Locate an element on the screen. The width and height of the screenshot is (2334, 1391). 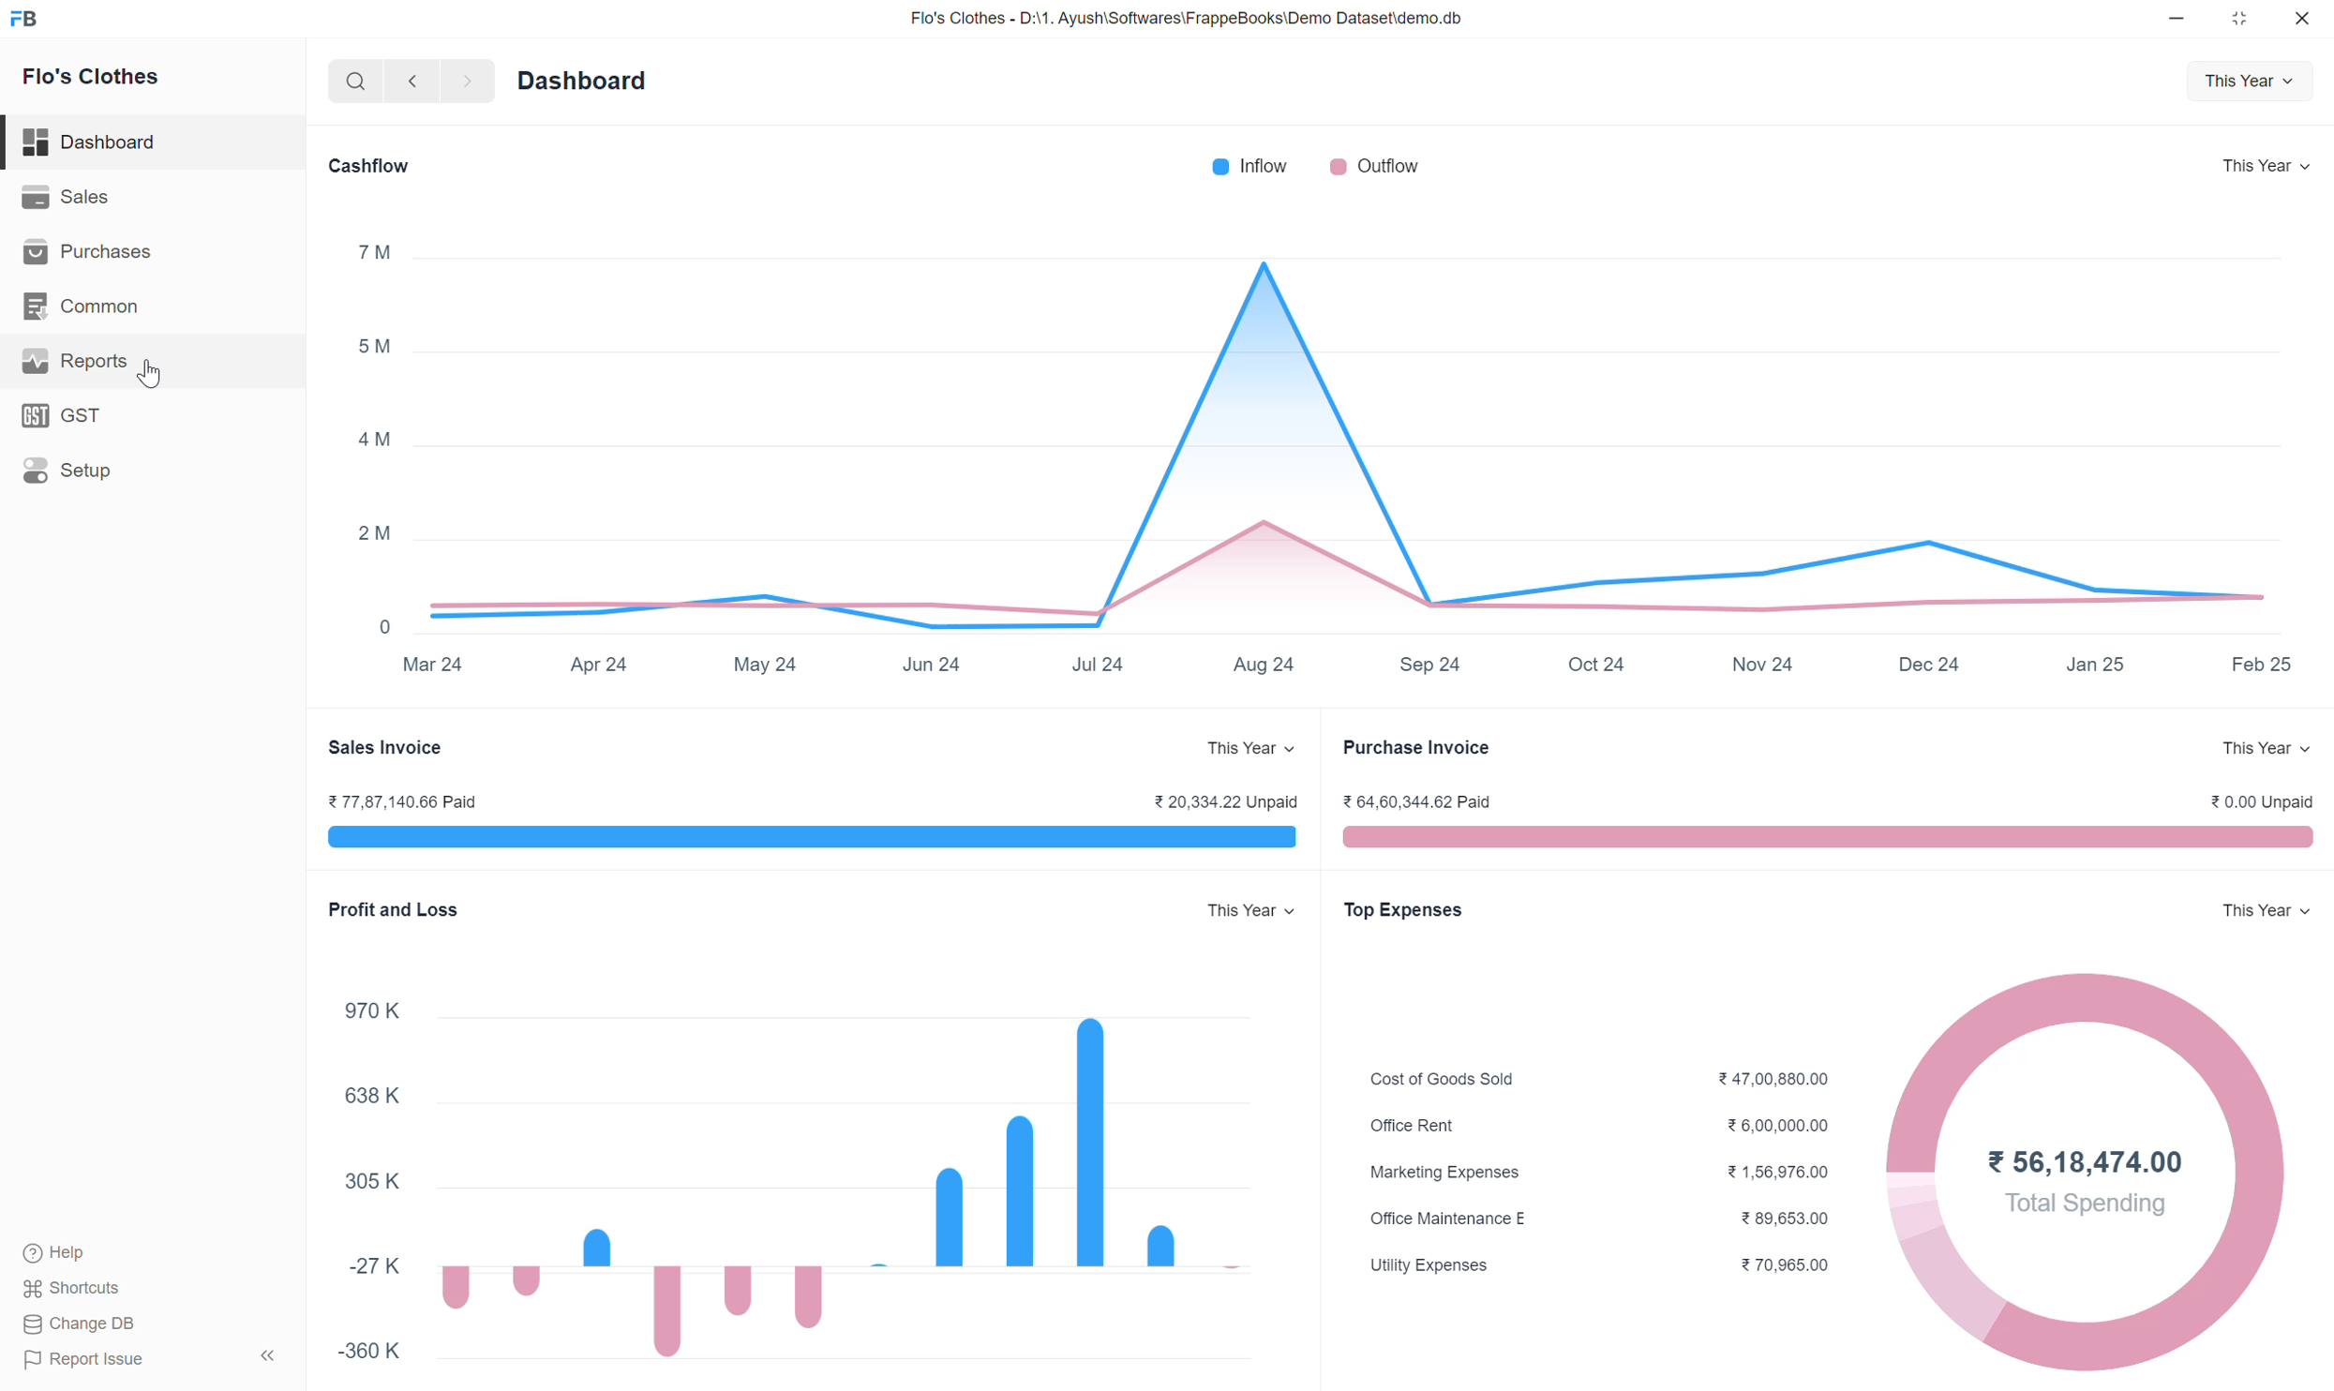
GST is located at coordinates (57, 414).